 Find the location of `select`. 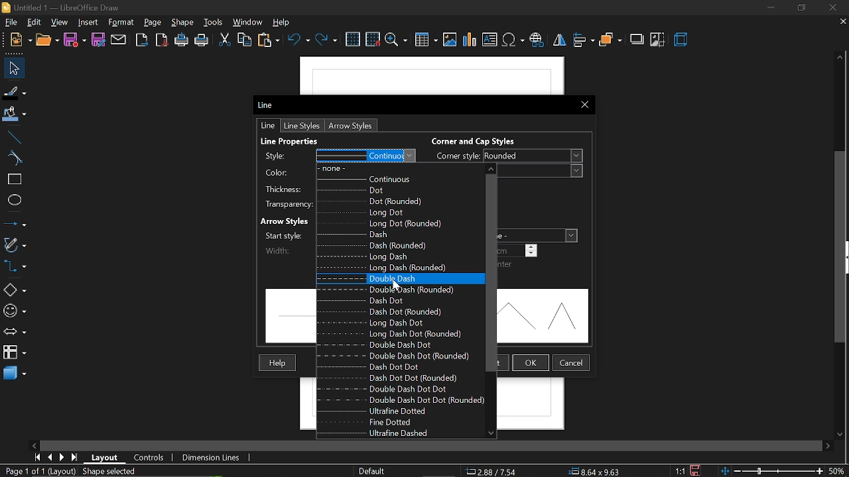

select is located at coordinates (13, 69).